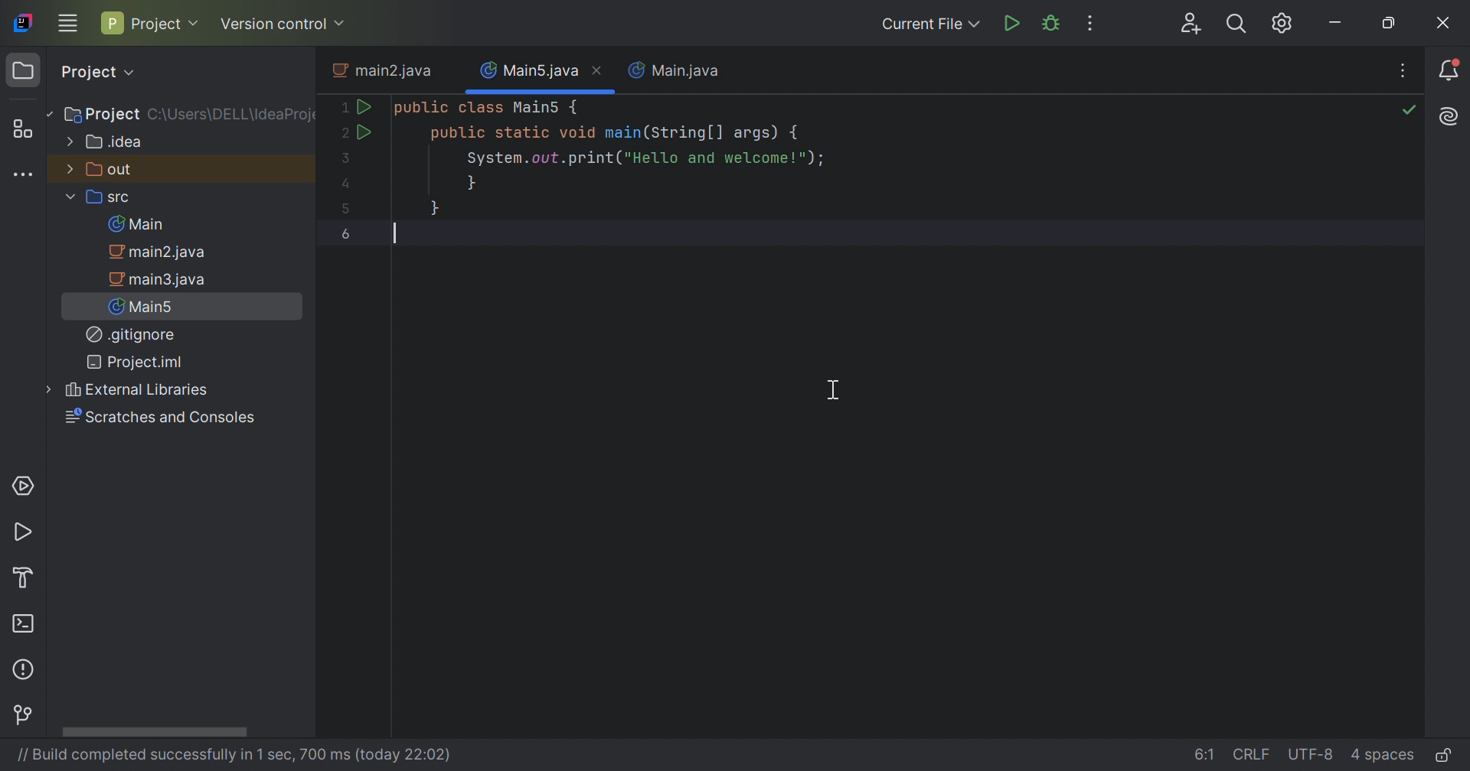 This screenshot has width=1470, height=771. What do you see at coordinates (22, 70) in the screenshot?
I see `Folder icon` at bounding box center [22, 70].